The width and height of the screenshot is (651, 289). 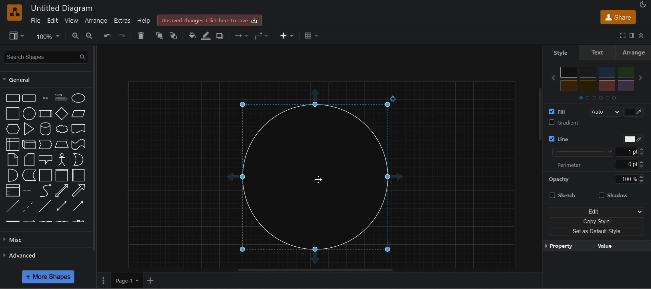 What do you see at coordinates (563, 245) in the screenshot?
I see `property` at bounding box center [563, 245].